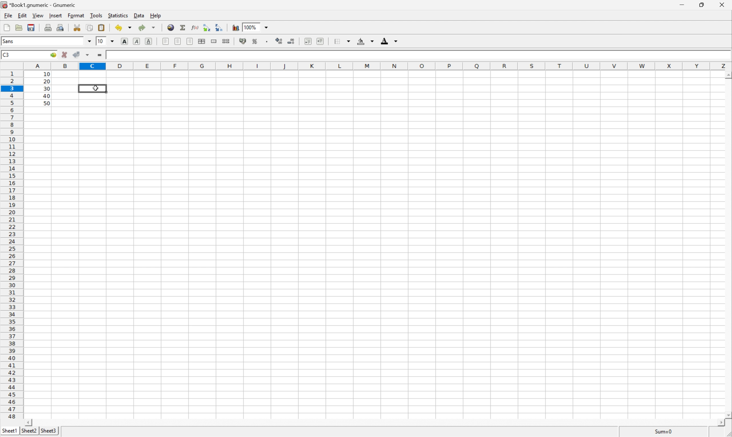 This screenshot has width=732, height=437. I want to click on Increase the number of decimals displayed, so click(280, 41).